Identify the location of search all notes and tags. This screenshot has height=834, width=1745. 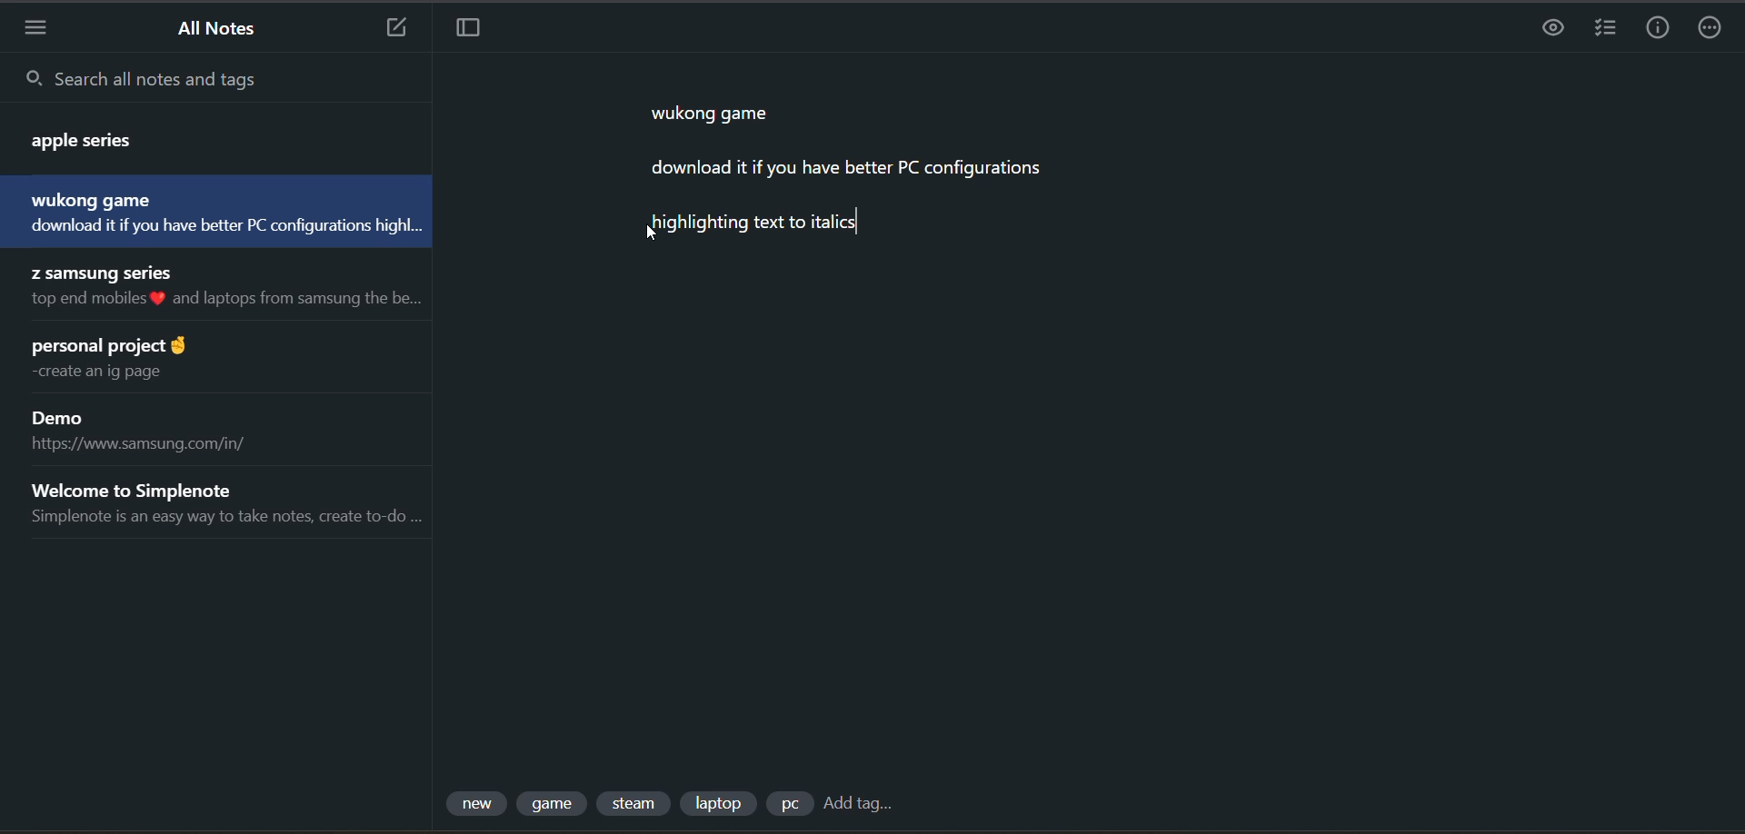
(221, 77).